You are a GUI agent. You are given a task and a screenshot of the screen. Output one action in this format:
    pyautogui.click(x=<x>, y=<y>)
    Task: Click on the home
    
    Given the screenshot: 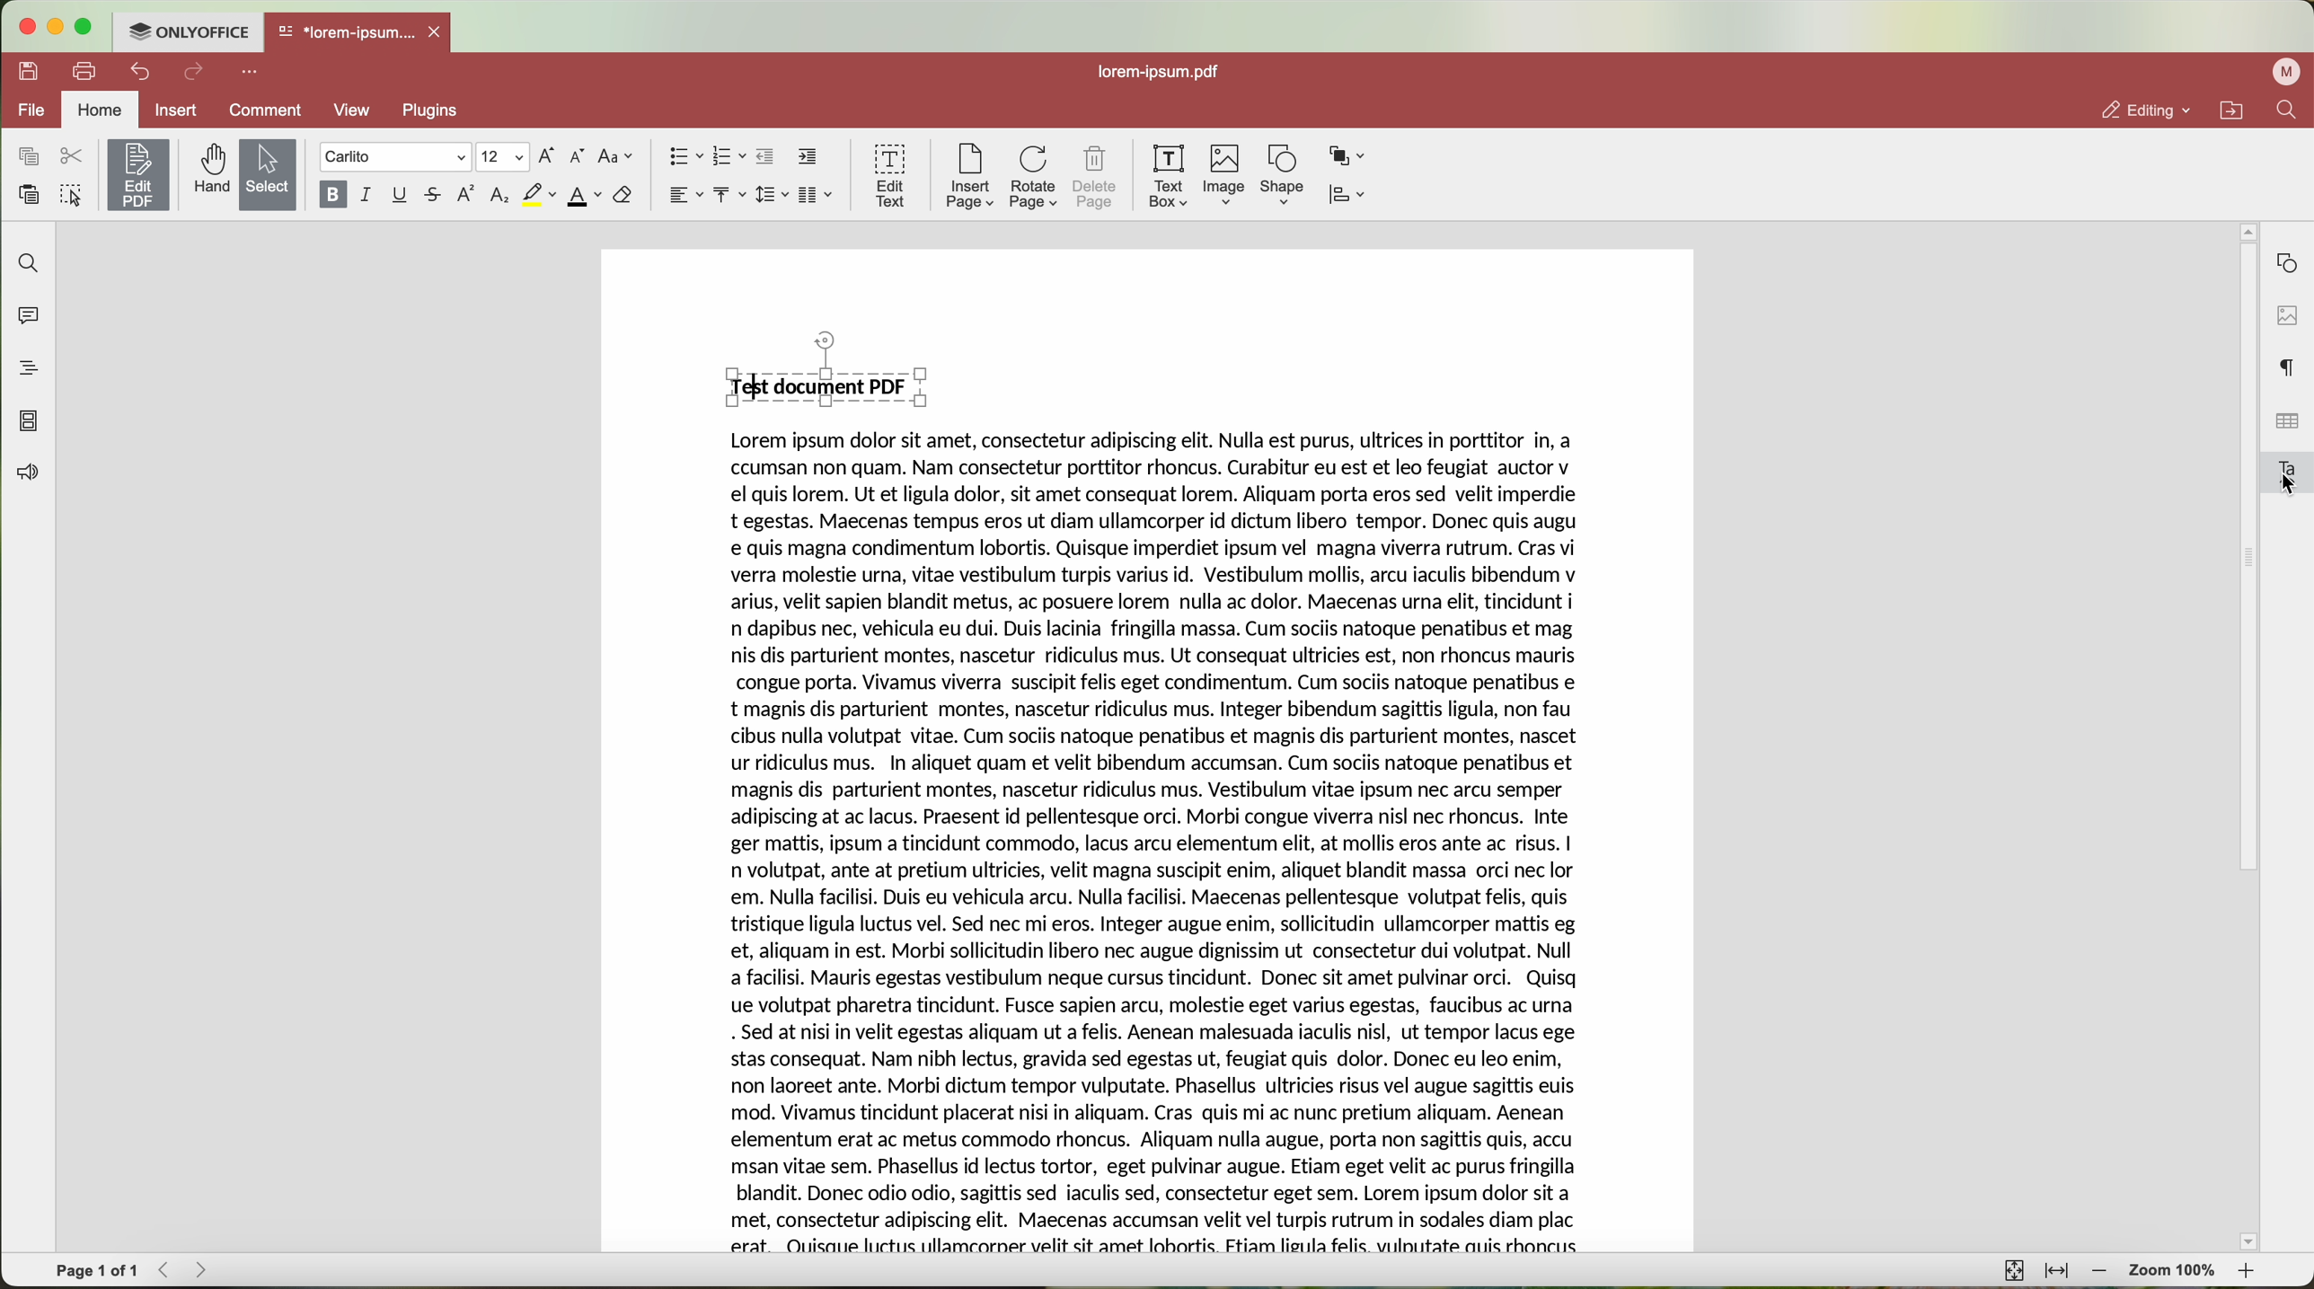 What is the action you would take?
    pyautogui.click(x=102, y=110)
    